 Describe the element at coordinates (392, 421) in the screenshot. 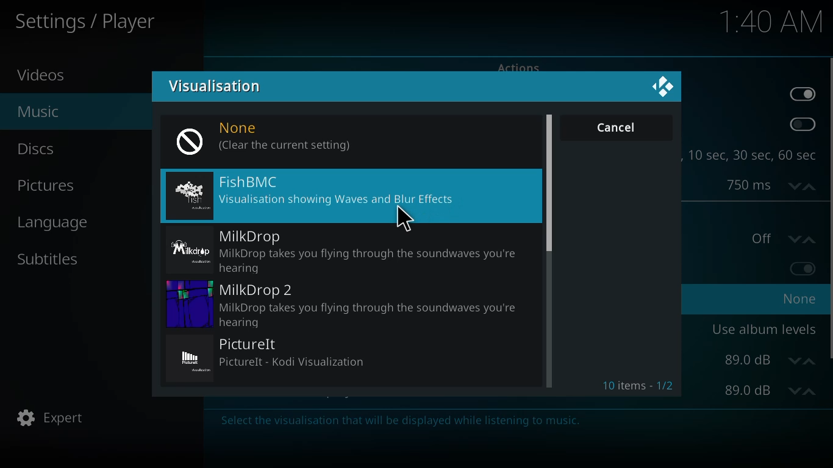

I see `info` at that location.